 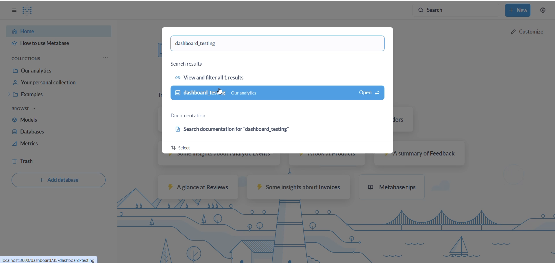 What do you see at coordinates (56, 43) in the screenshot?
I see `how to use metabase` at bounding box center [56, 43].